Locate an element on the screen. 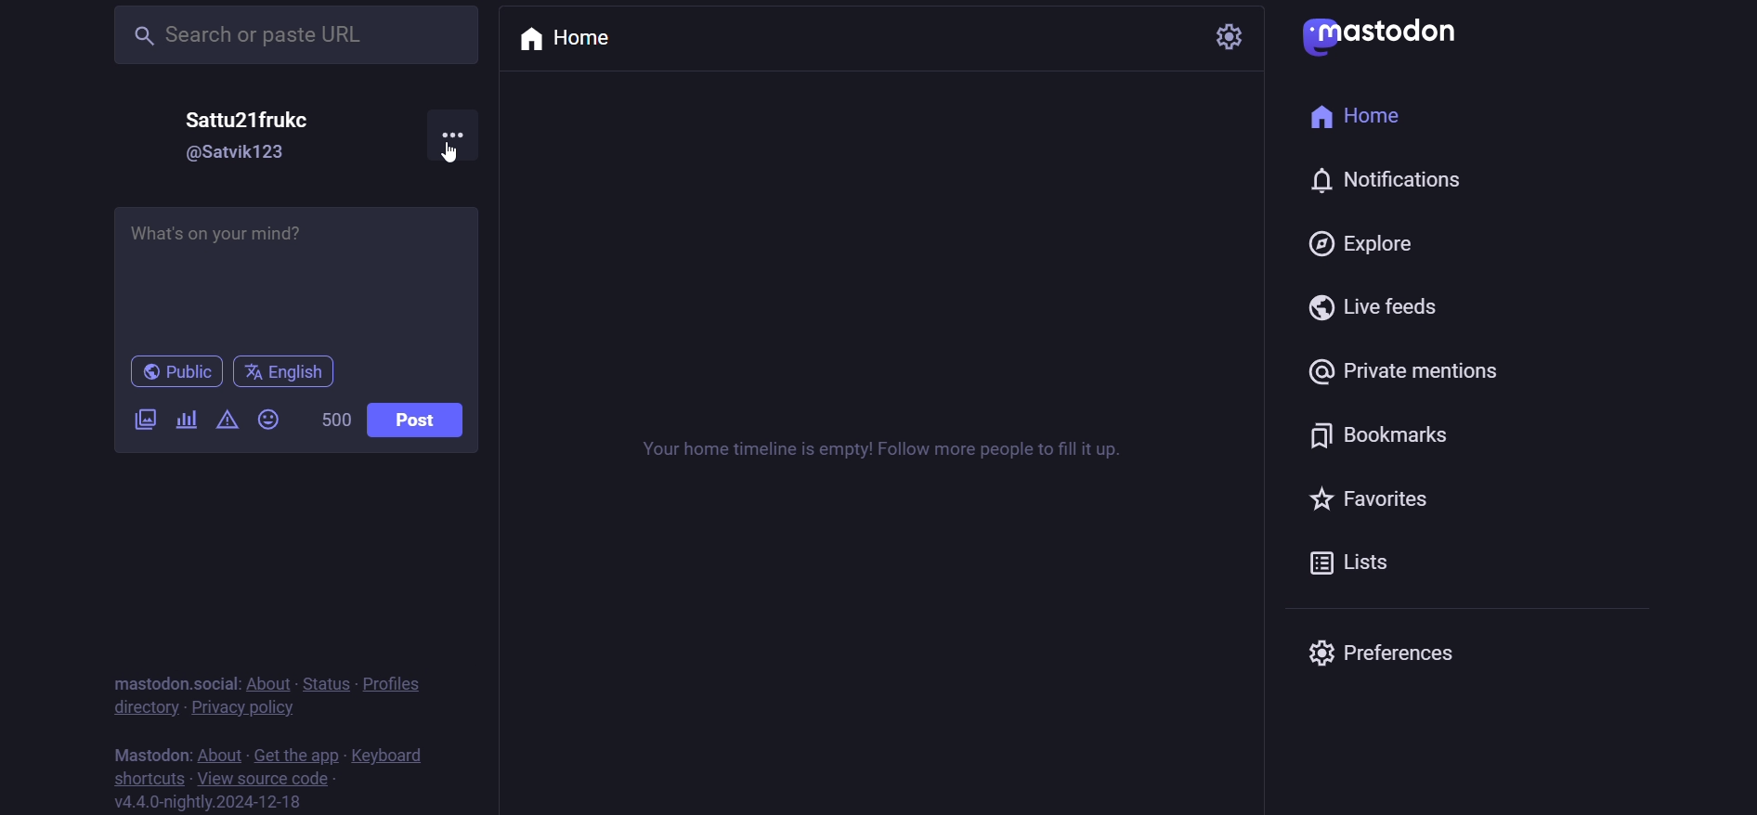 The width and height of the screenshot is (1757, 815). about is located at coordinates (218, 752).